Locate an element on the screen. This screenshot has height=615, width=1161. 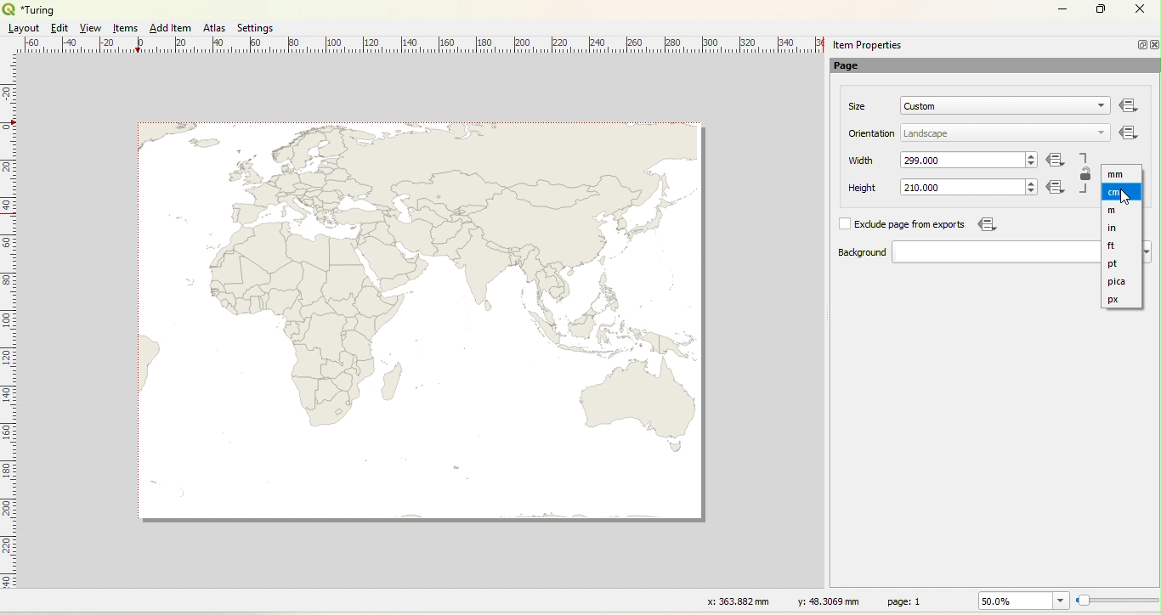
decrease is located at coordinates (1029, 192).